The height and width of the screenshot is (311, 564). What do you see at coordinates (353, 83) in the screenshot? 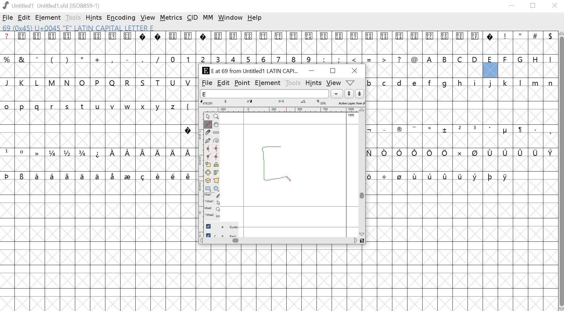
I see `dropdown menu` at bounding box center [353, 83].